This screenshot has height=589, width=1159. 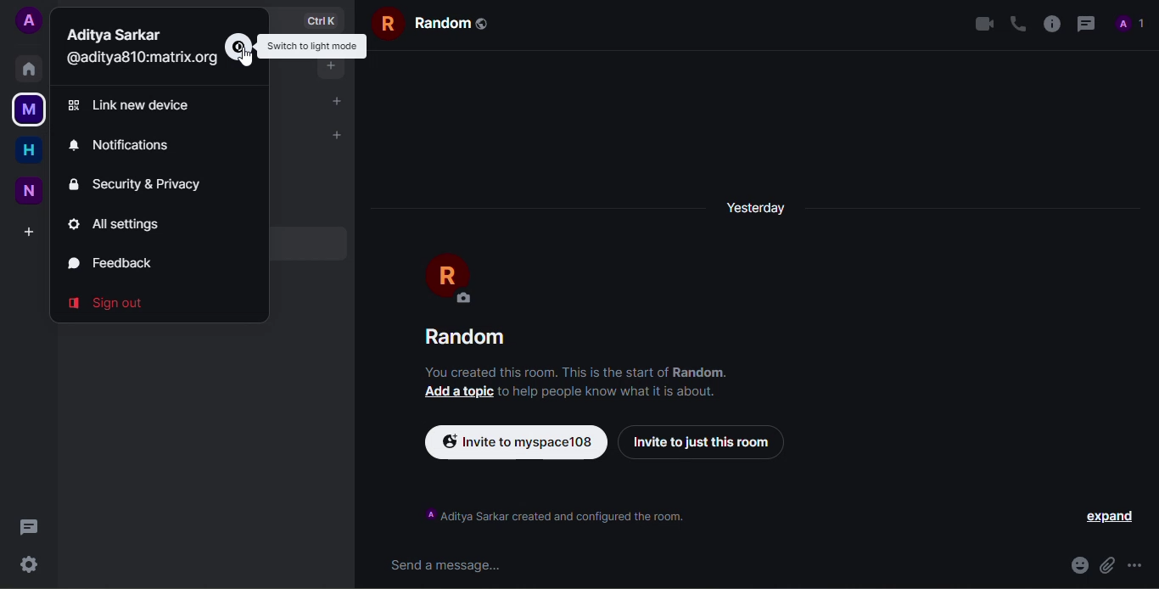 I want to click on info, so click(x=553, y=513).